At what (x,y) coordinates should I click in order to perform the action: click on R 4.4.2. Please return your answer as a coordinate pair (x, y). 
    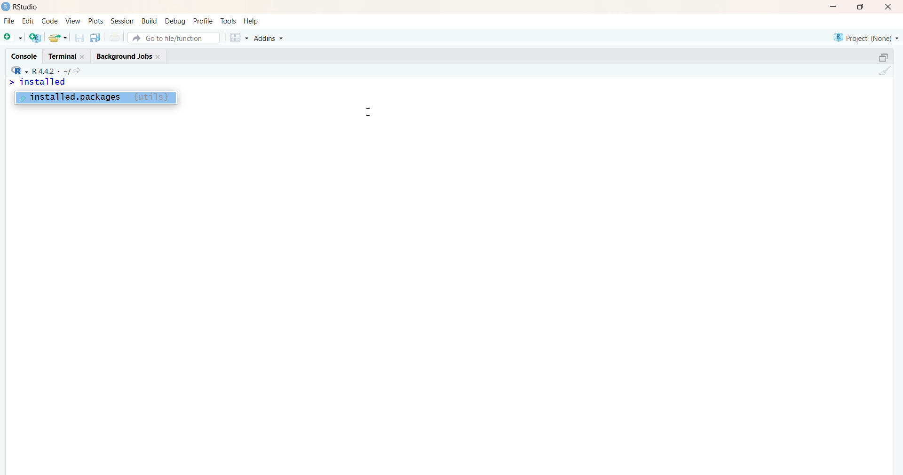
    Looking at the image, I should click on (38, 71).